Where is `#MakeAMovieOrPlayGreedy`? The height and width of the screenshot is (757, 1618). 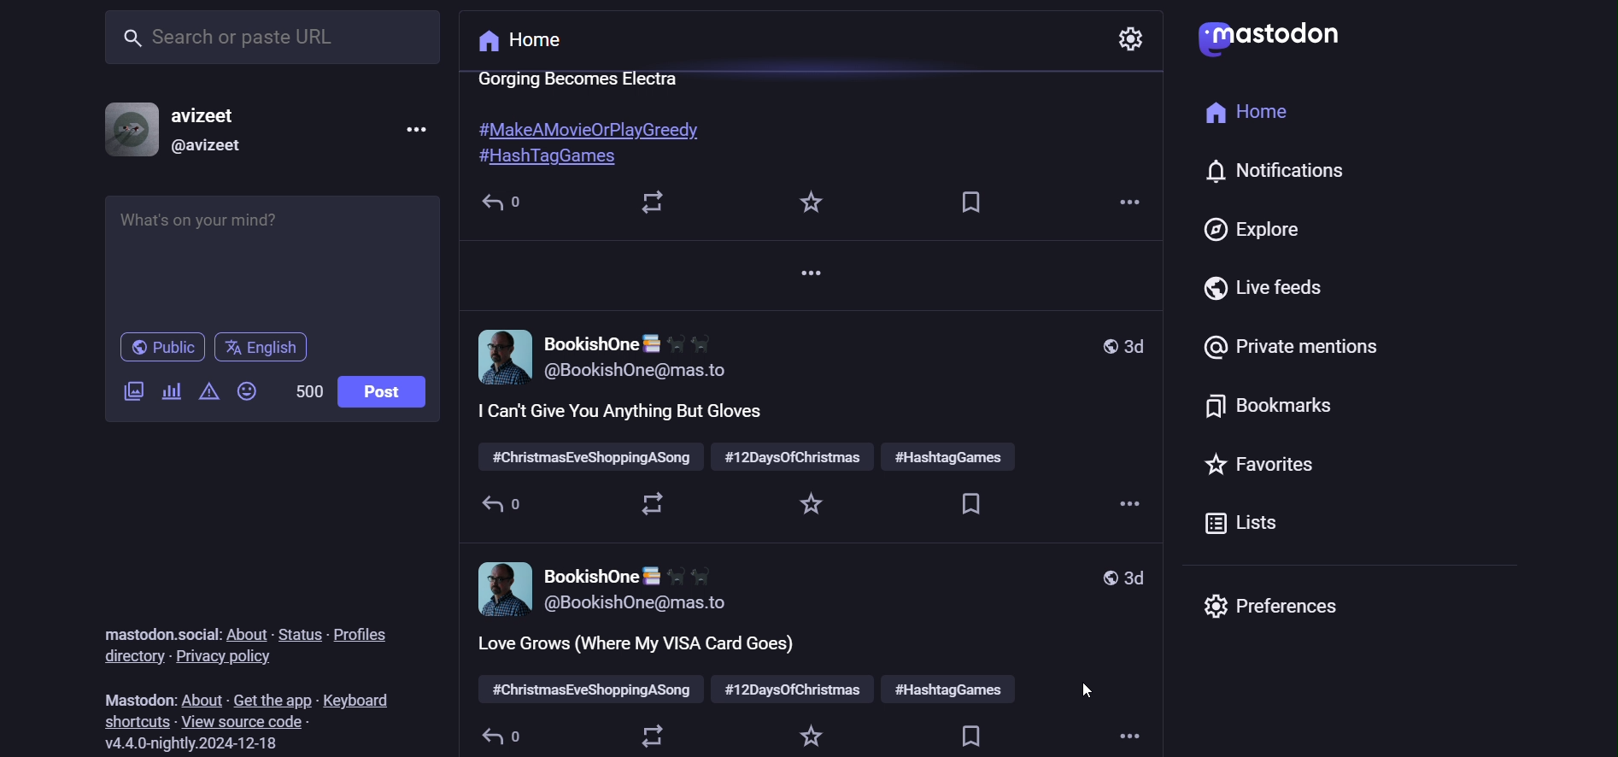
#MakeAMovieOrPlayGreedy is located at coordinates (584, 127).